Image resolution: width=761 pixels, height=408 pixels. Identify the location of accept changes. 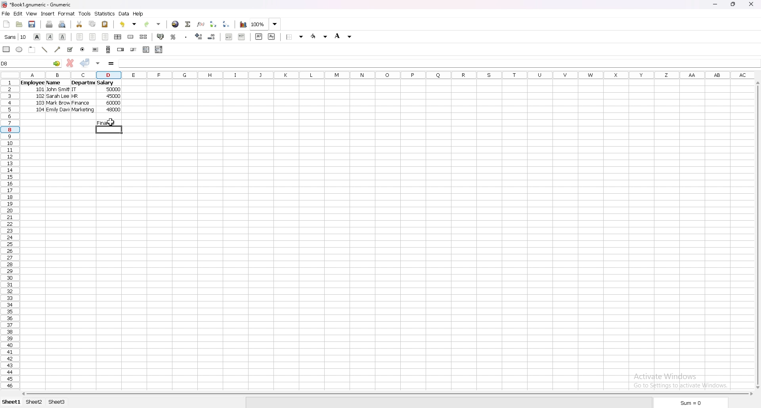
(85, 63).